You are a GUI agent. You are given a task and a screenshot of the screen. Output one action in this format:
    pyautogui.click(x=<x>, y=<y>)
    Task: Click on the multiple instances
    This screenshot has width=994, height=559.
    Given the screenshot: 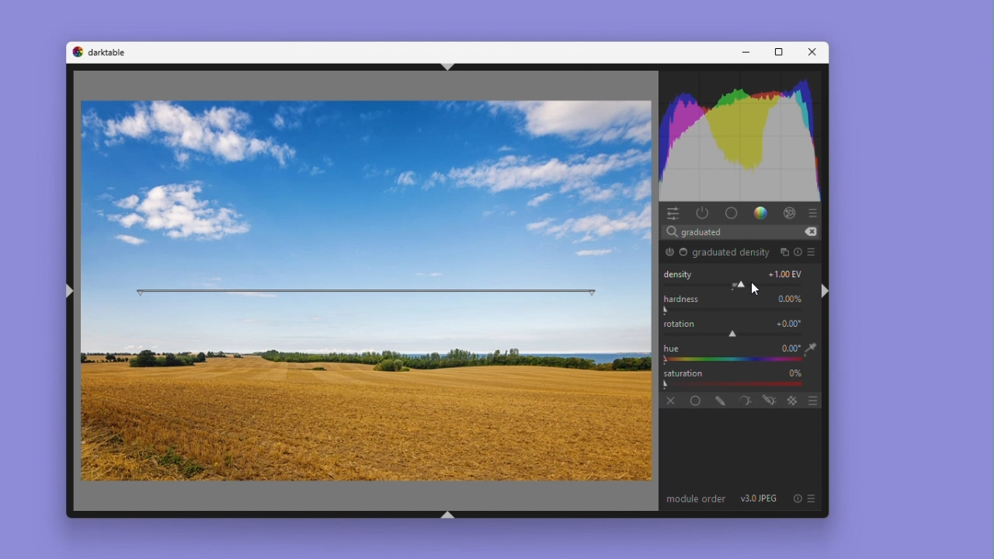 What is the action you would take?
    pyautogui.click(x=784, y=251)
    